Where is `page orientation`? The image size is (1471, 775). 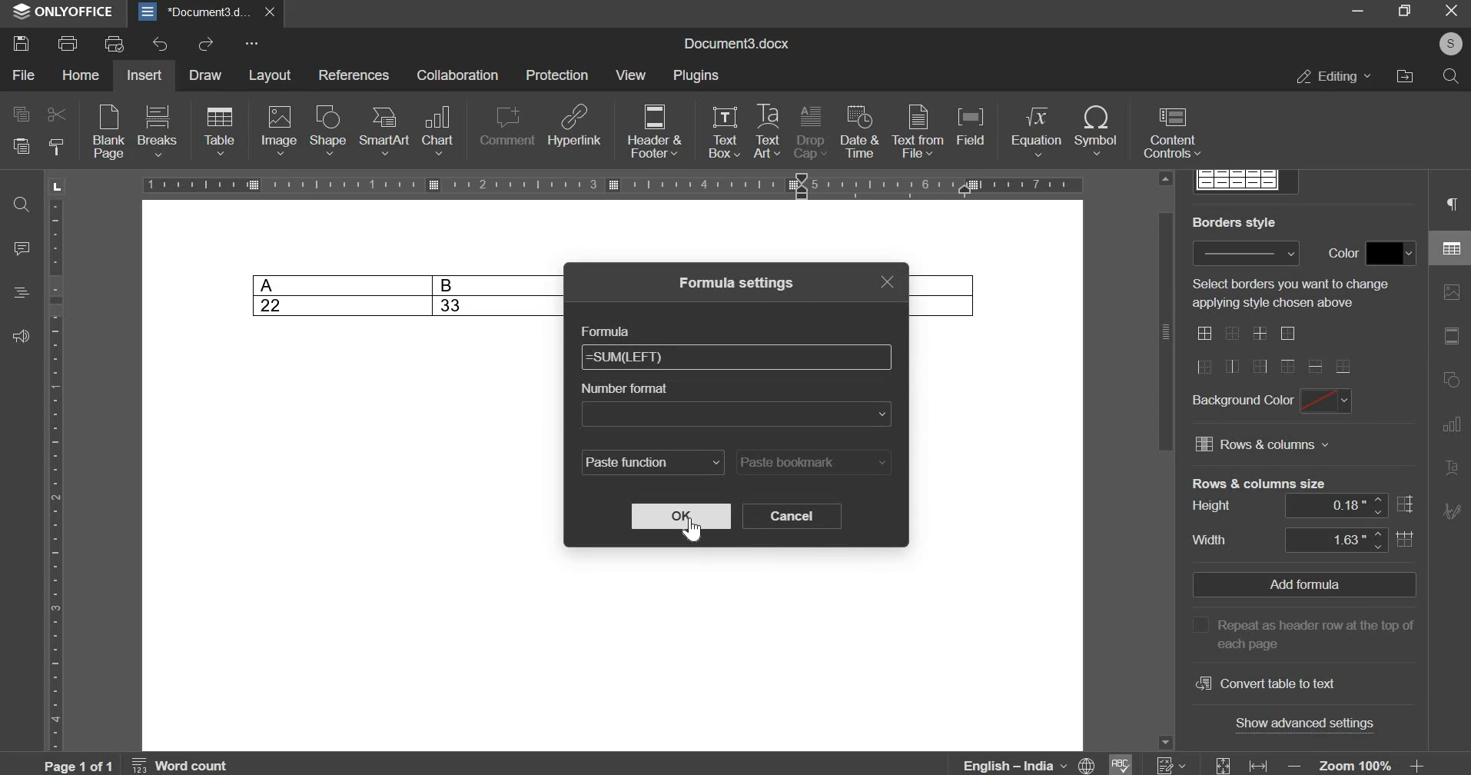 page orientation is located at coordinates (55, 186).